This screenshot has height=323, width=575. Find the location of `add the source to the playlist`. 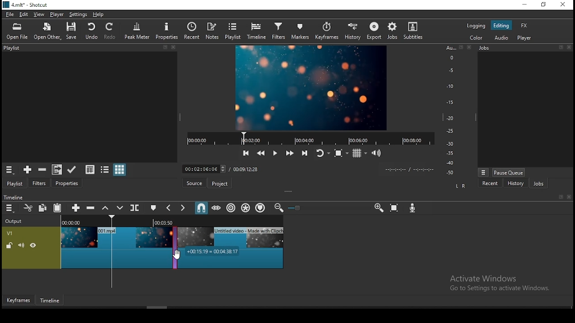

add the source to the playlist is located at coordinates (27, 170).